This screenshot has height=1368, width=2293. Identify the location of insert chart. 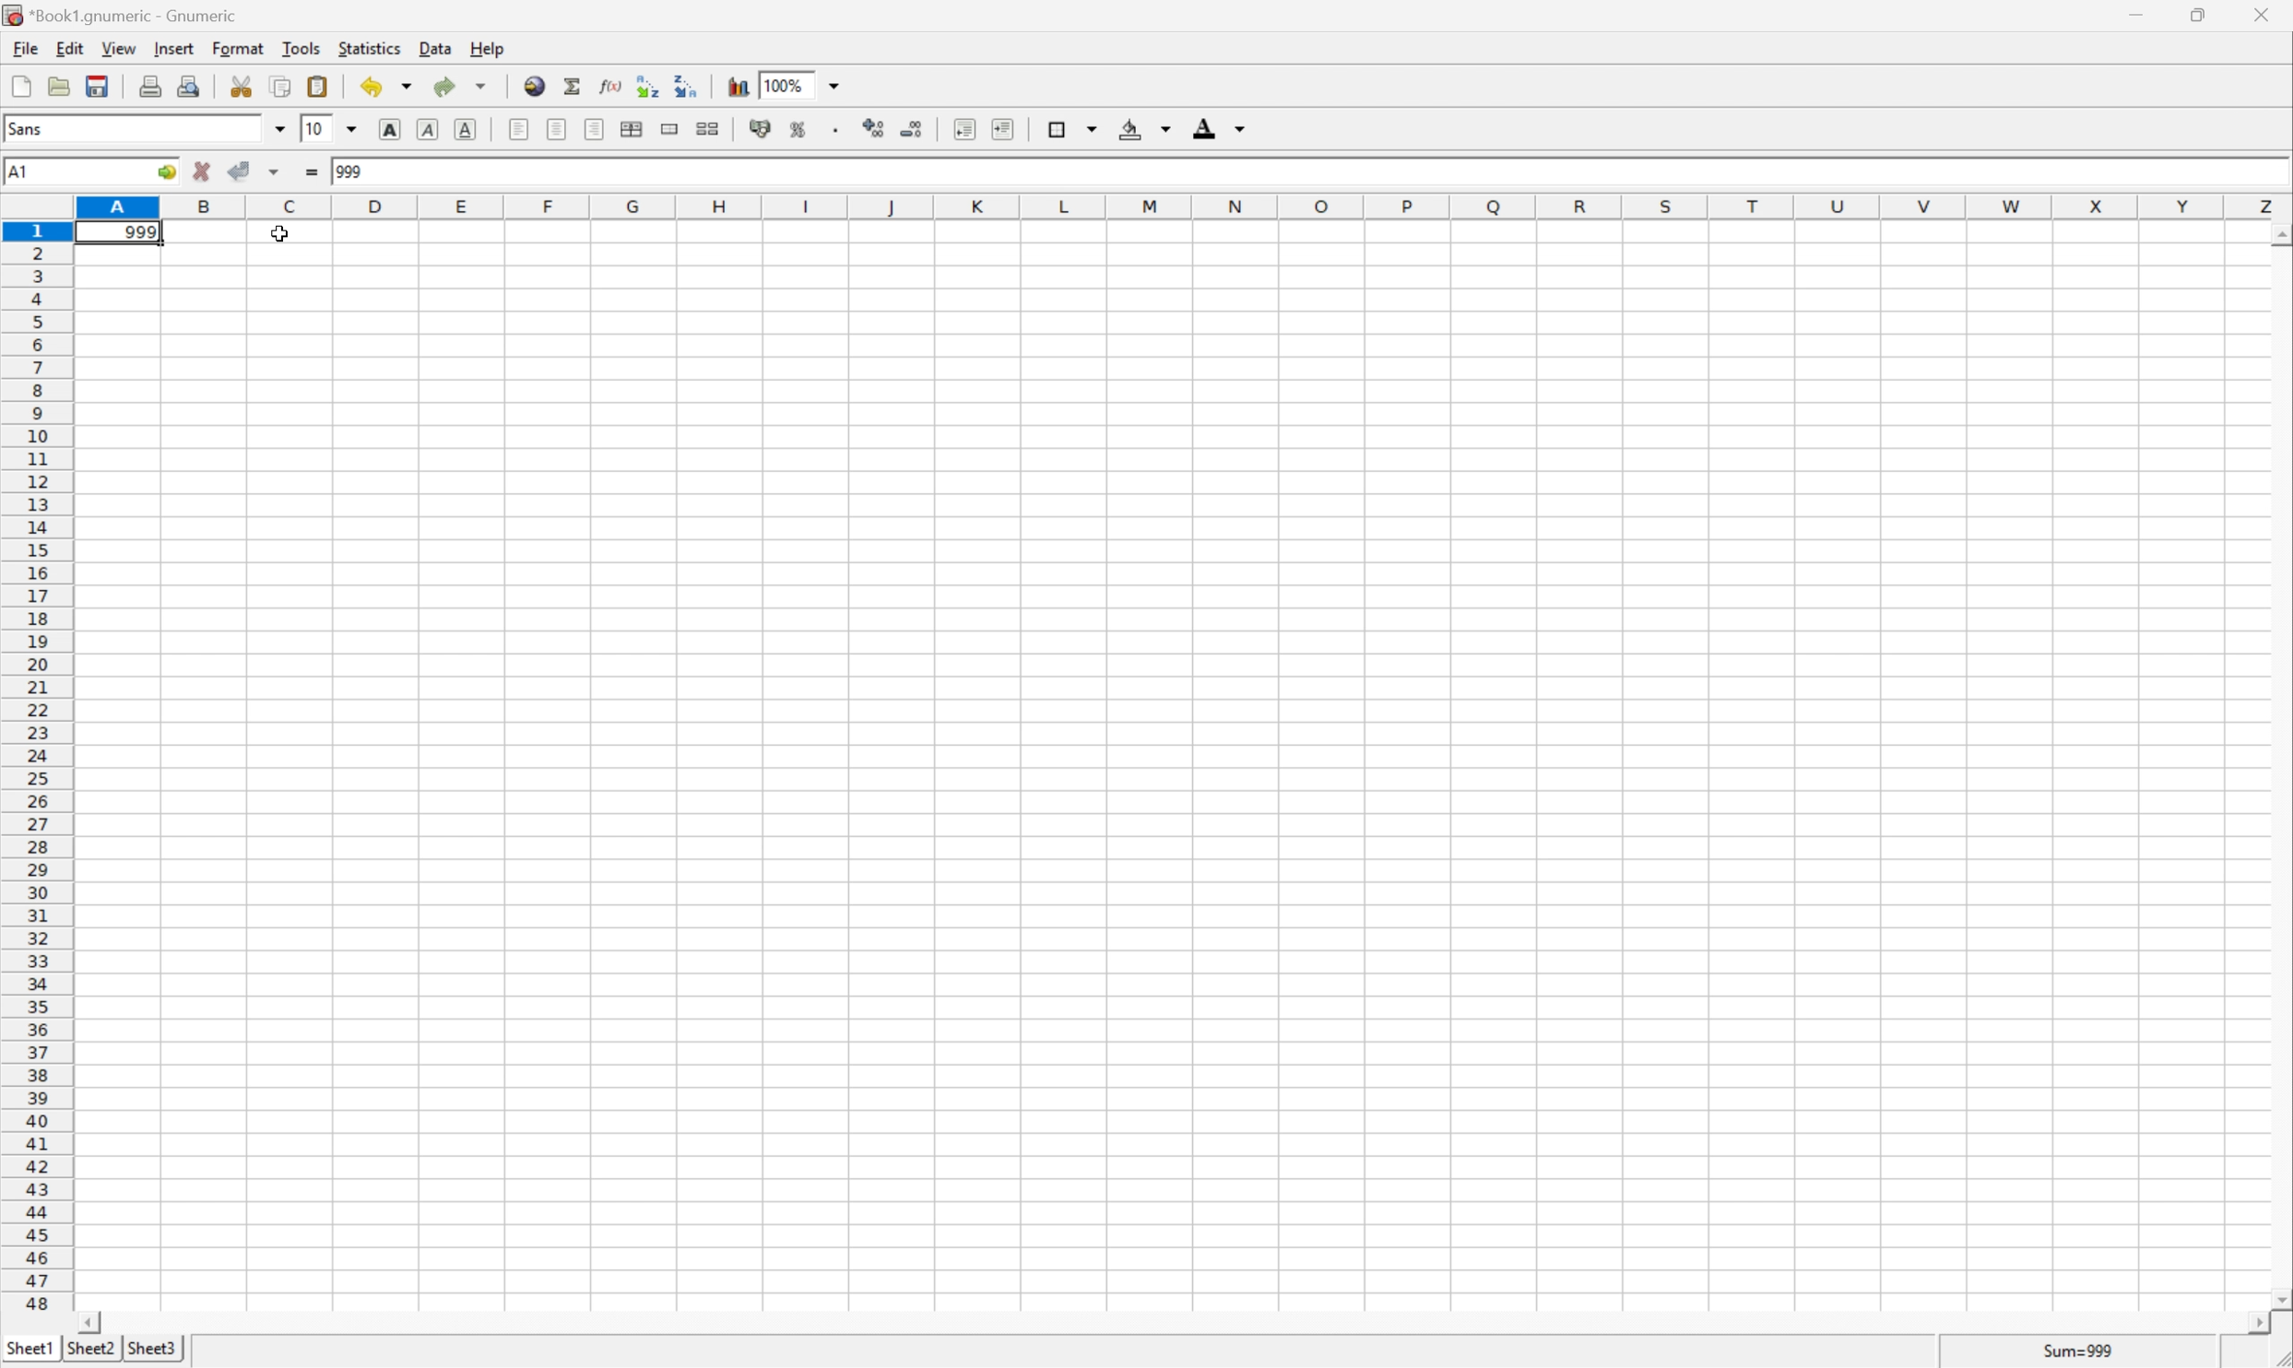
(737, 86).